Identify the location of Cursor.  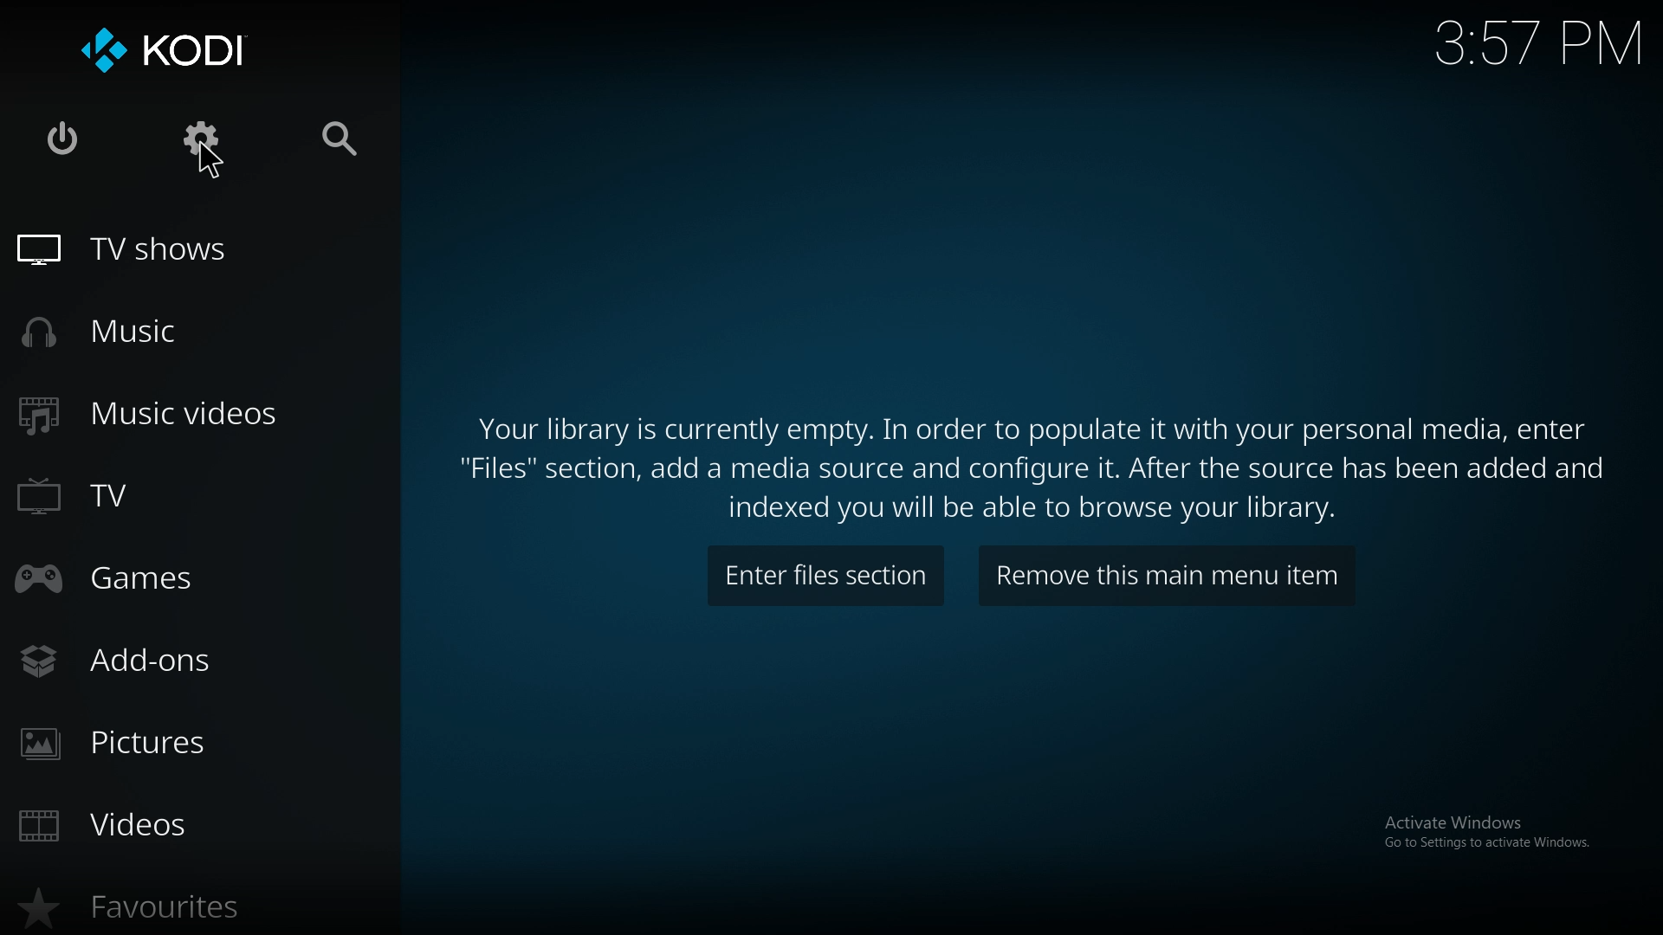
(217, 166).